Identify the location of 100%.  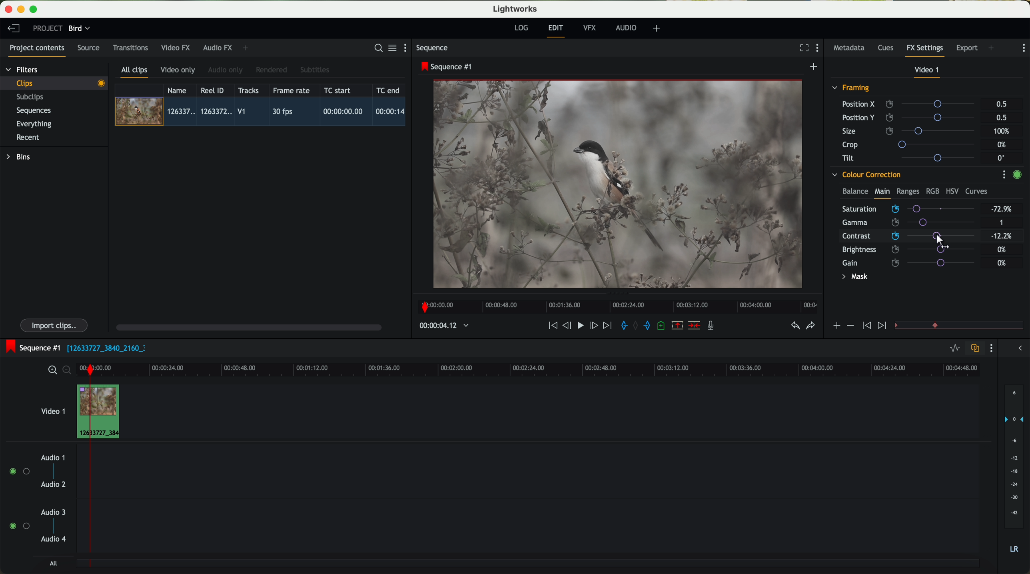
(1004, 131).